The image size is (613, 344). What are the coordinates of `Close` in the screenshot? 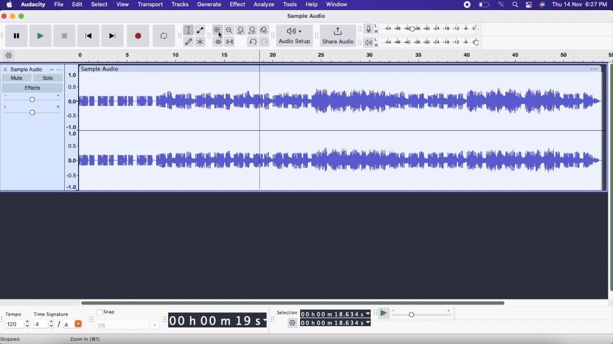 It's located at (4, 17).